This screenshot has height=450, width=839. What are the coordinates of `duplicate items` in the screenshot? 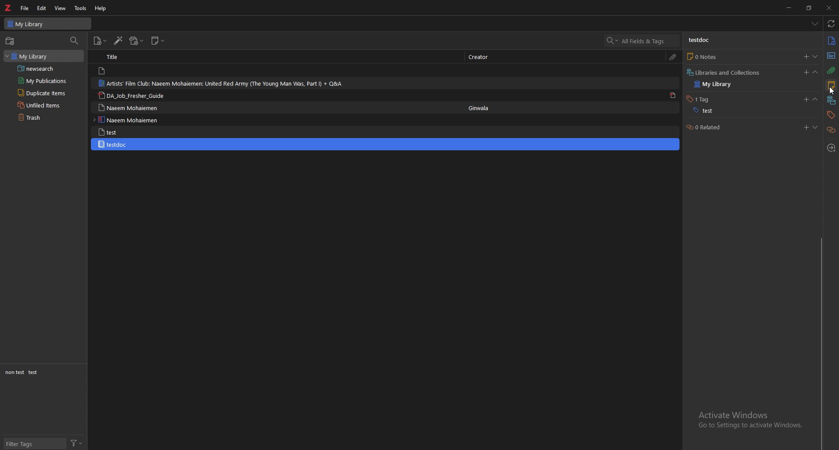 It's located at (45, 93).